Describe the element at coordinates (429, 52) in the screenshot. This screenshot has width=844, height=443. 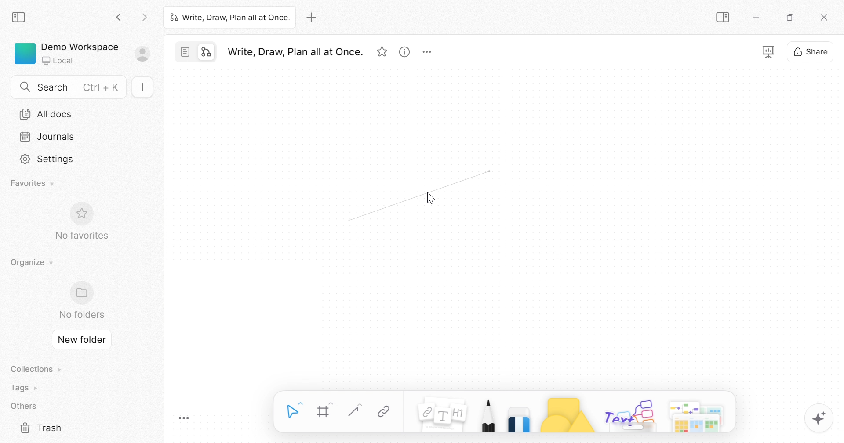
I see `More options` at that location.